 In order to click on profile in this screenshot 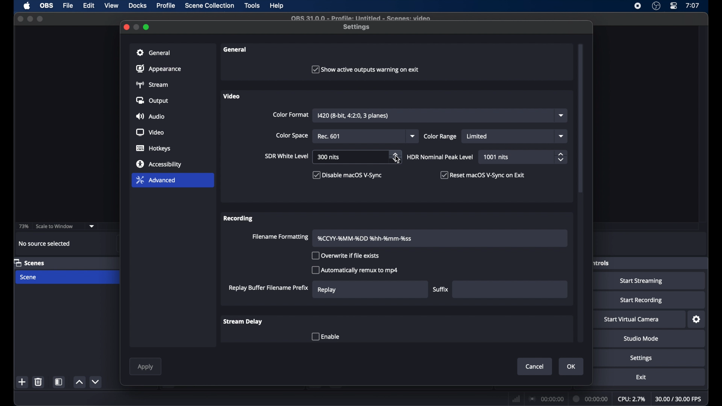, I will do `click(167, 6)`.